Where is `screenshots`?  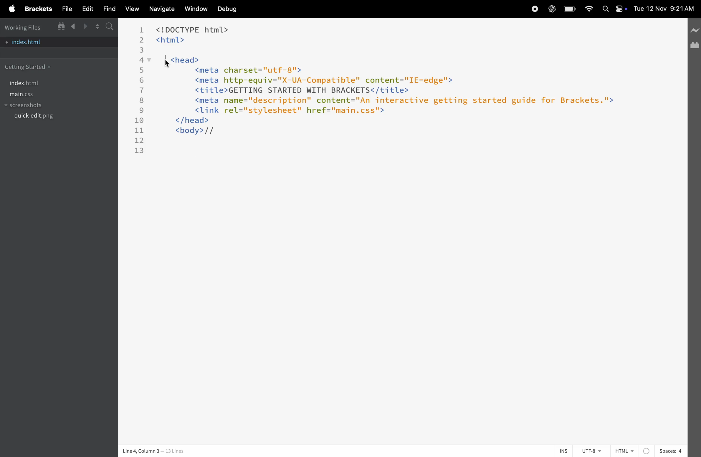 screenshots is located at coordinates (32, 105).